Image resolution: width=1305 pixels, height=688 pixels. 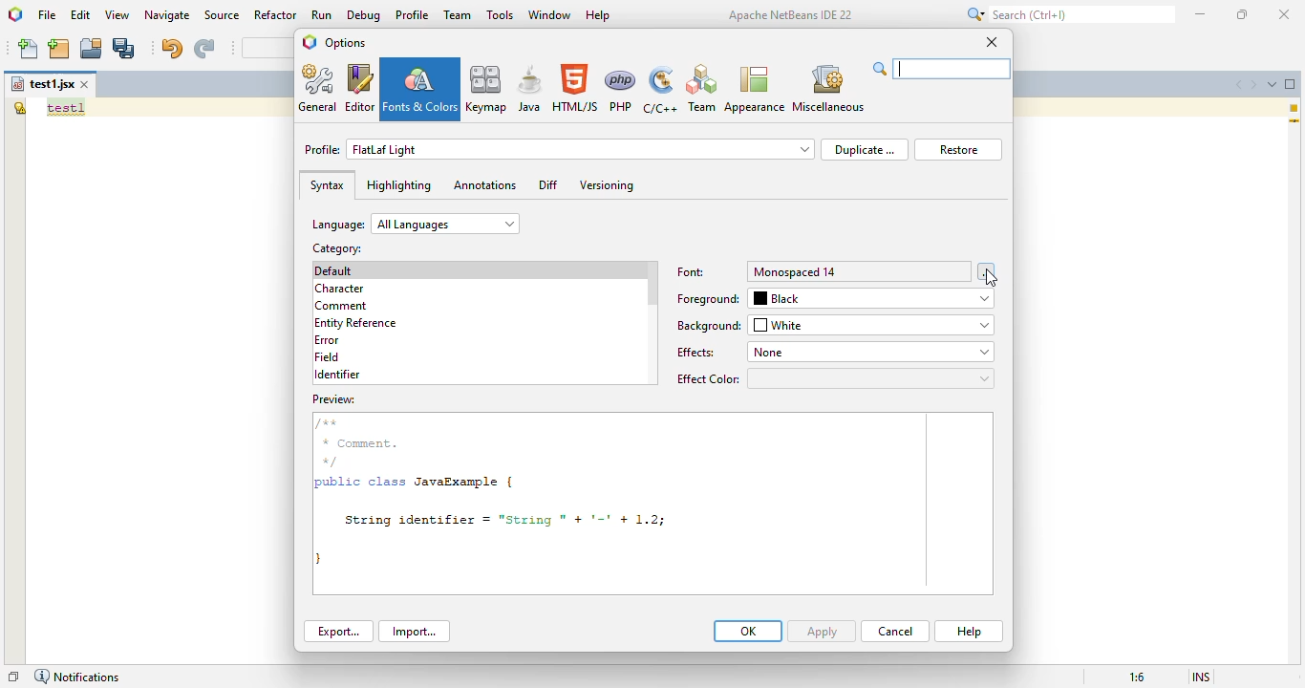 I want to click on }, so click(x=324, y=558).